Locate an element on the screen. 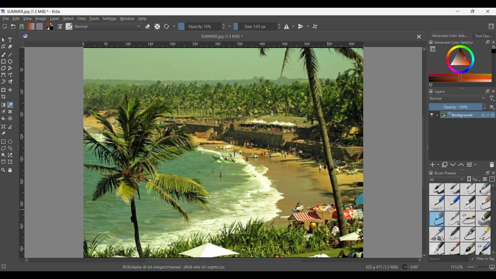 Image resolution: width=496 pixels, height=279 pixels. Horizontal mirror tool settings is located at coordinates (293, 26).